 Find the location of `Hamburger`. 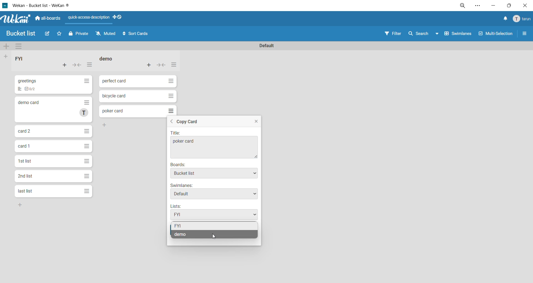

Hamburger is located at coordinates (87, 176).